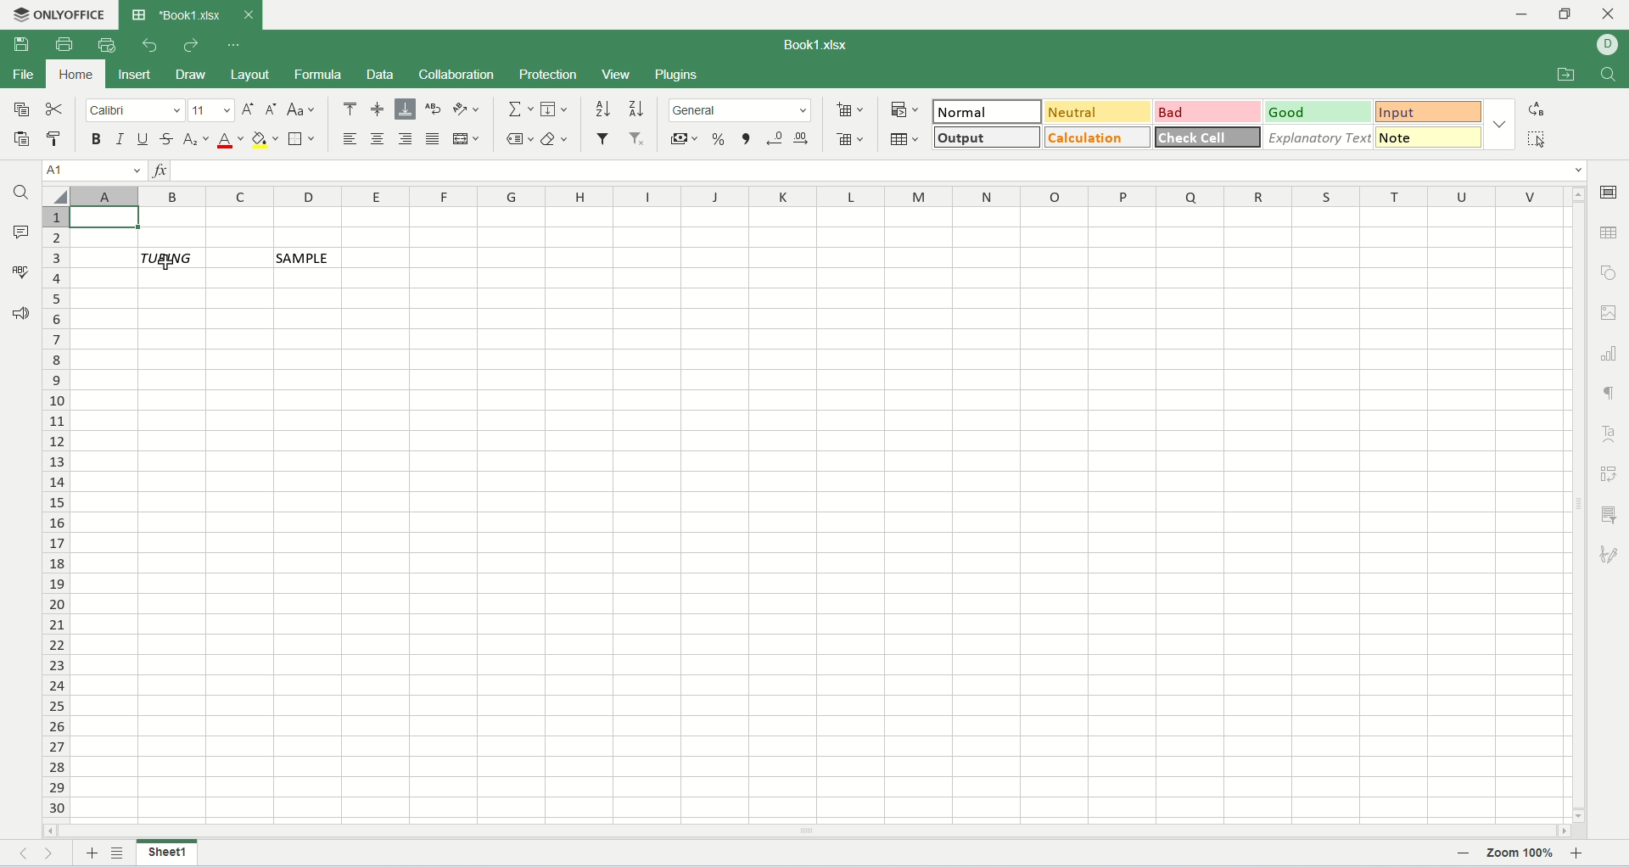  Describe the element at coordinates (906, 110) in the screenshot. I see `conditional formatting` at that location.